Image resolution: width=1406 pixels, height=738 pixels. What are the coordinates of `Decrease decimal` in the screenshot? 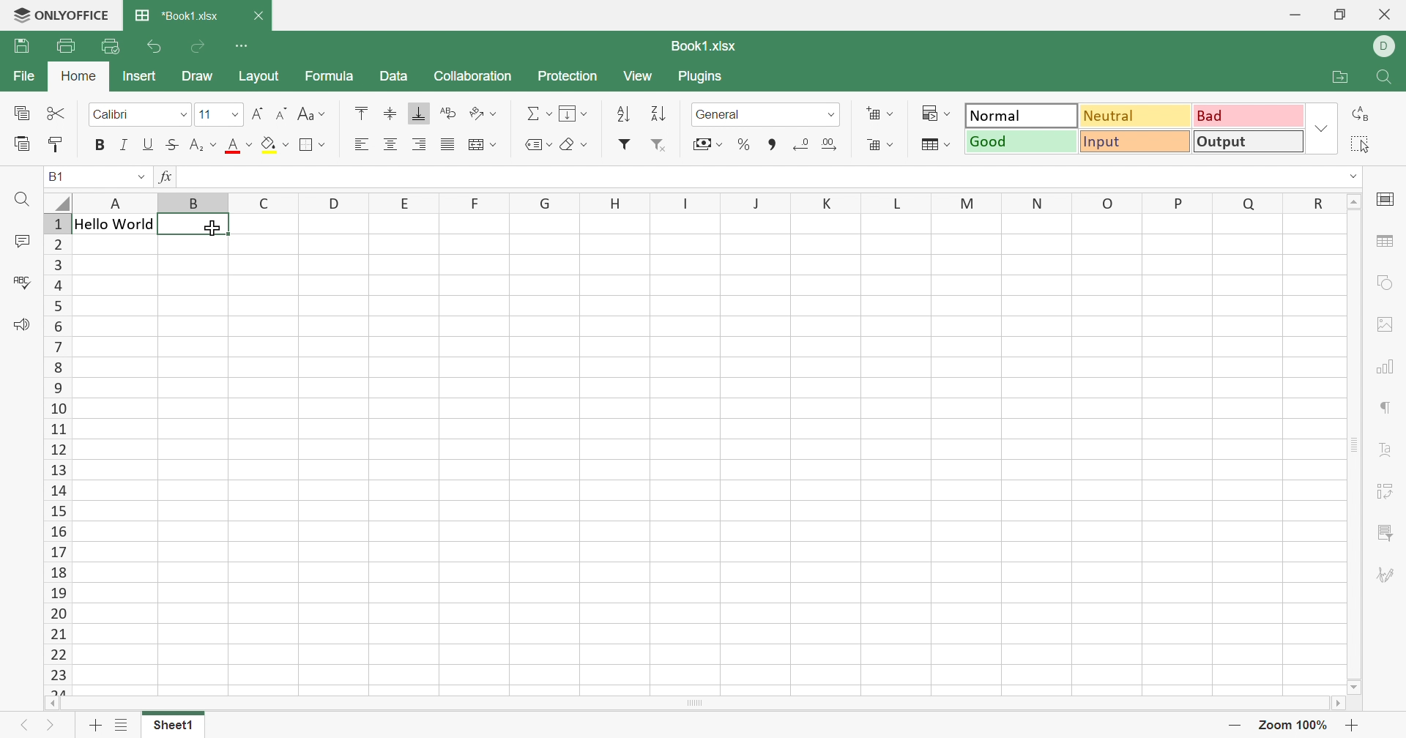 It's located at (802, 145).